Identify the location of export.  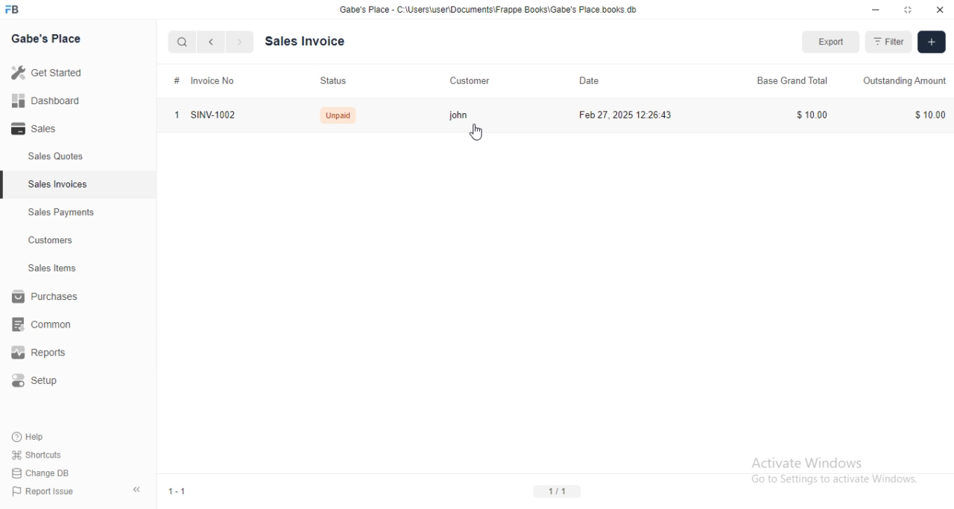
(830, 42).